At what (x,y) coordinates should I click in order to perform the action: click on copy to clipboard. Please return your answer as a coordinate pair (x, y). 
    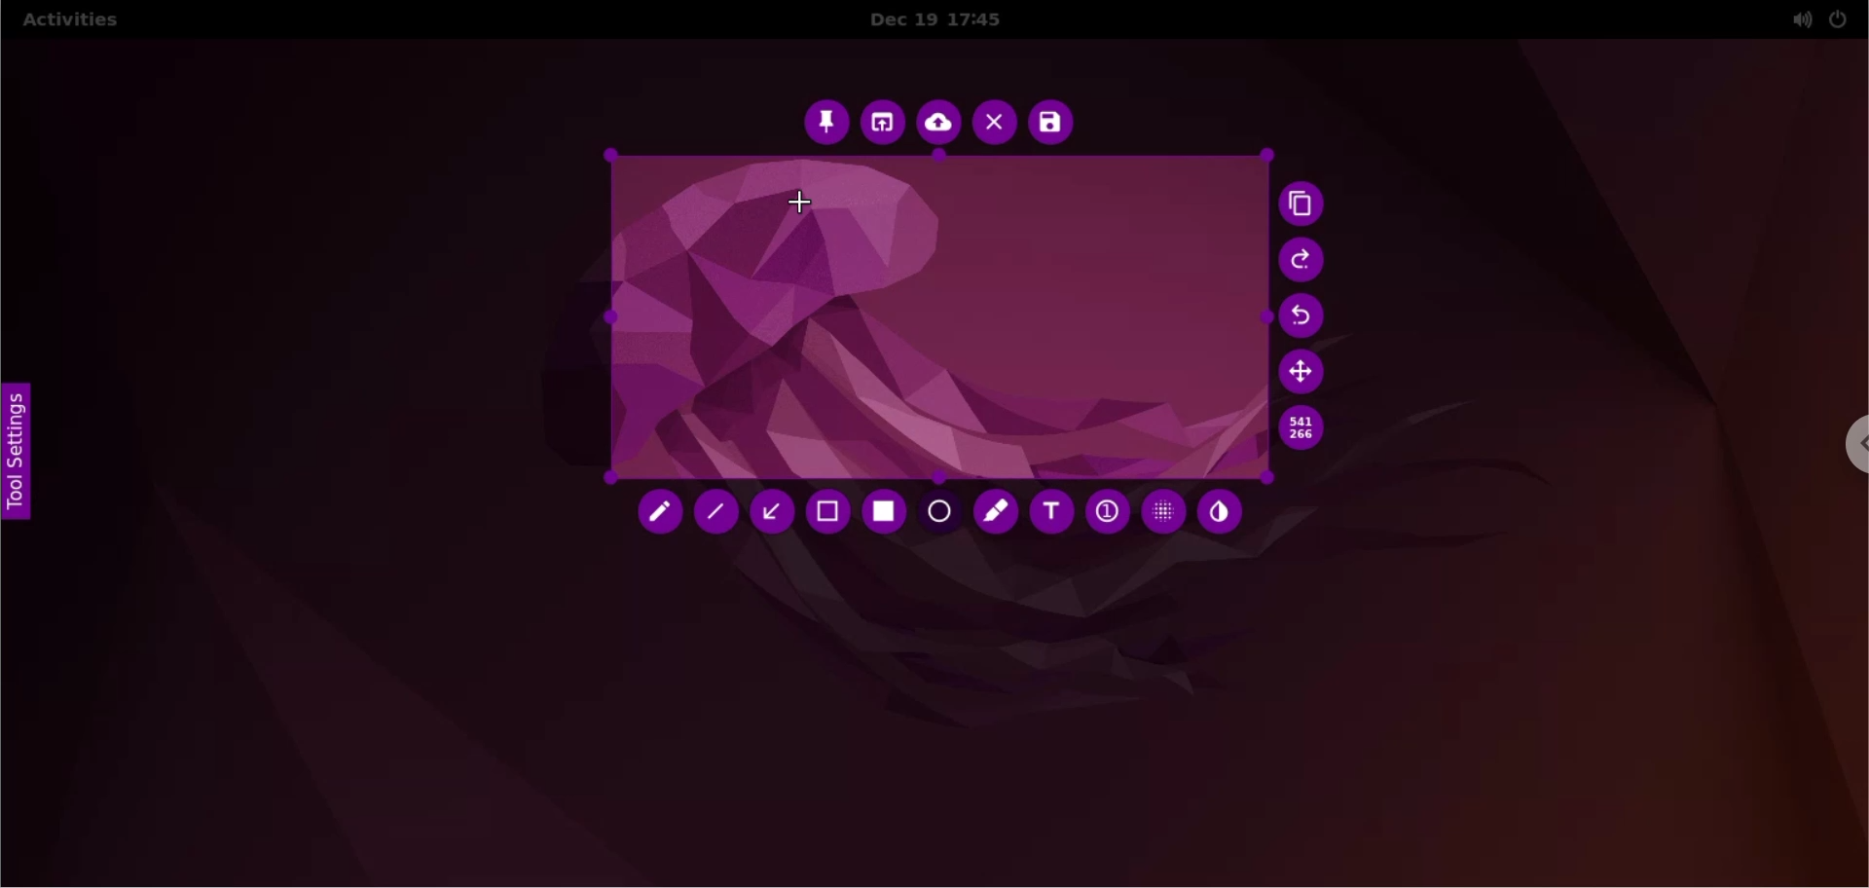
    Looking at the image, I should click on (1306, 206).